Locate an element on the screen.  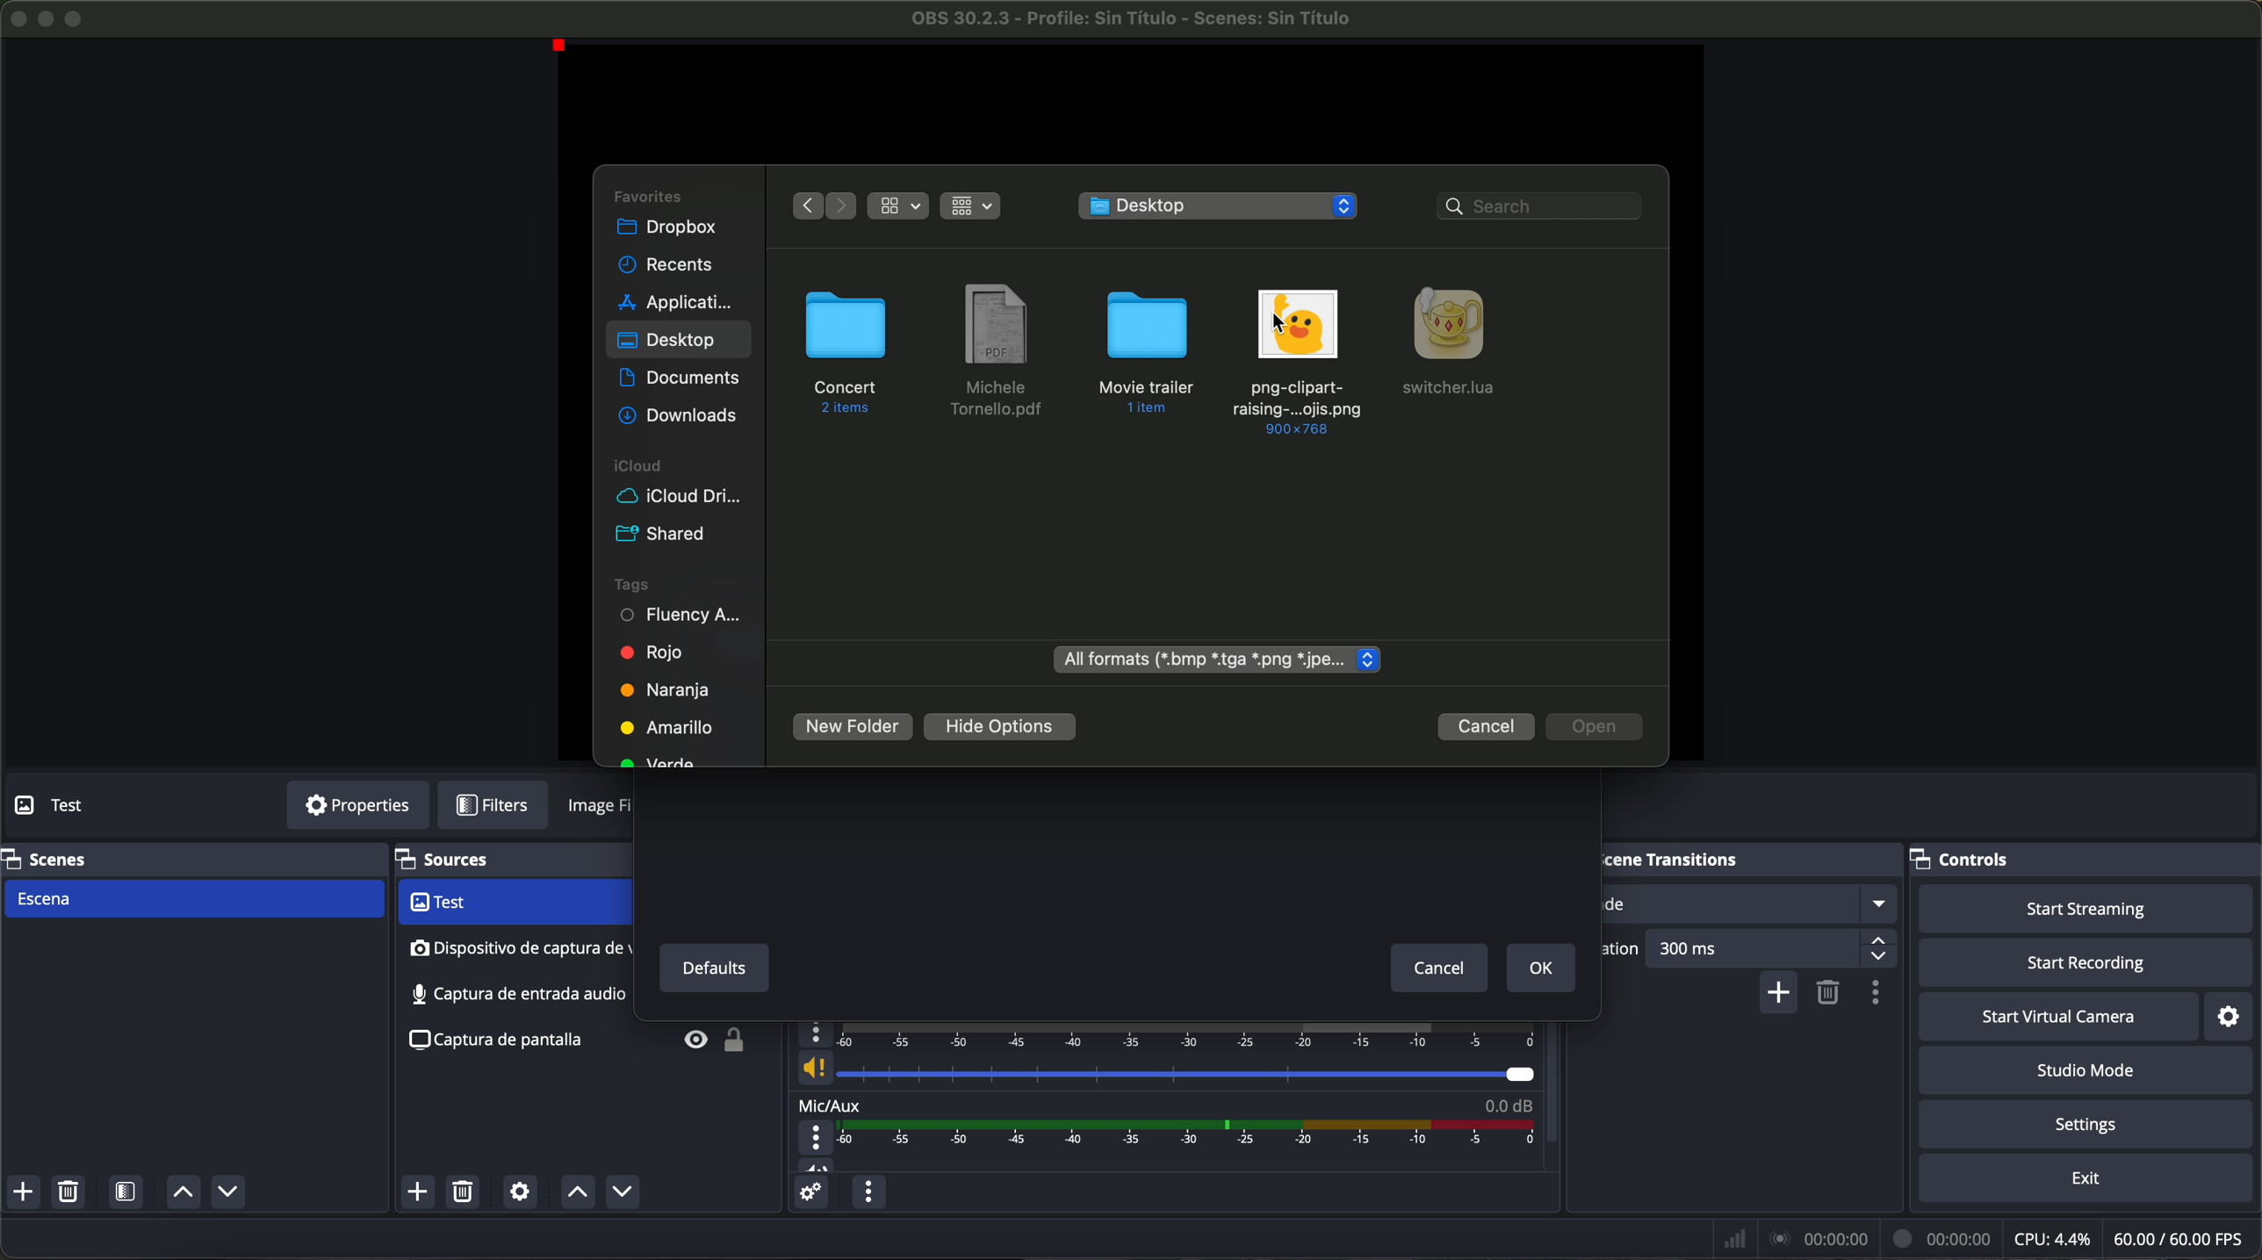
desktop is located at coordinates (1221, 205).